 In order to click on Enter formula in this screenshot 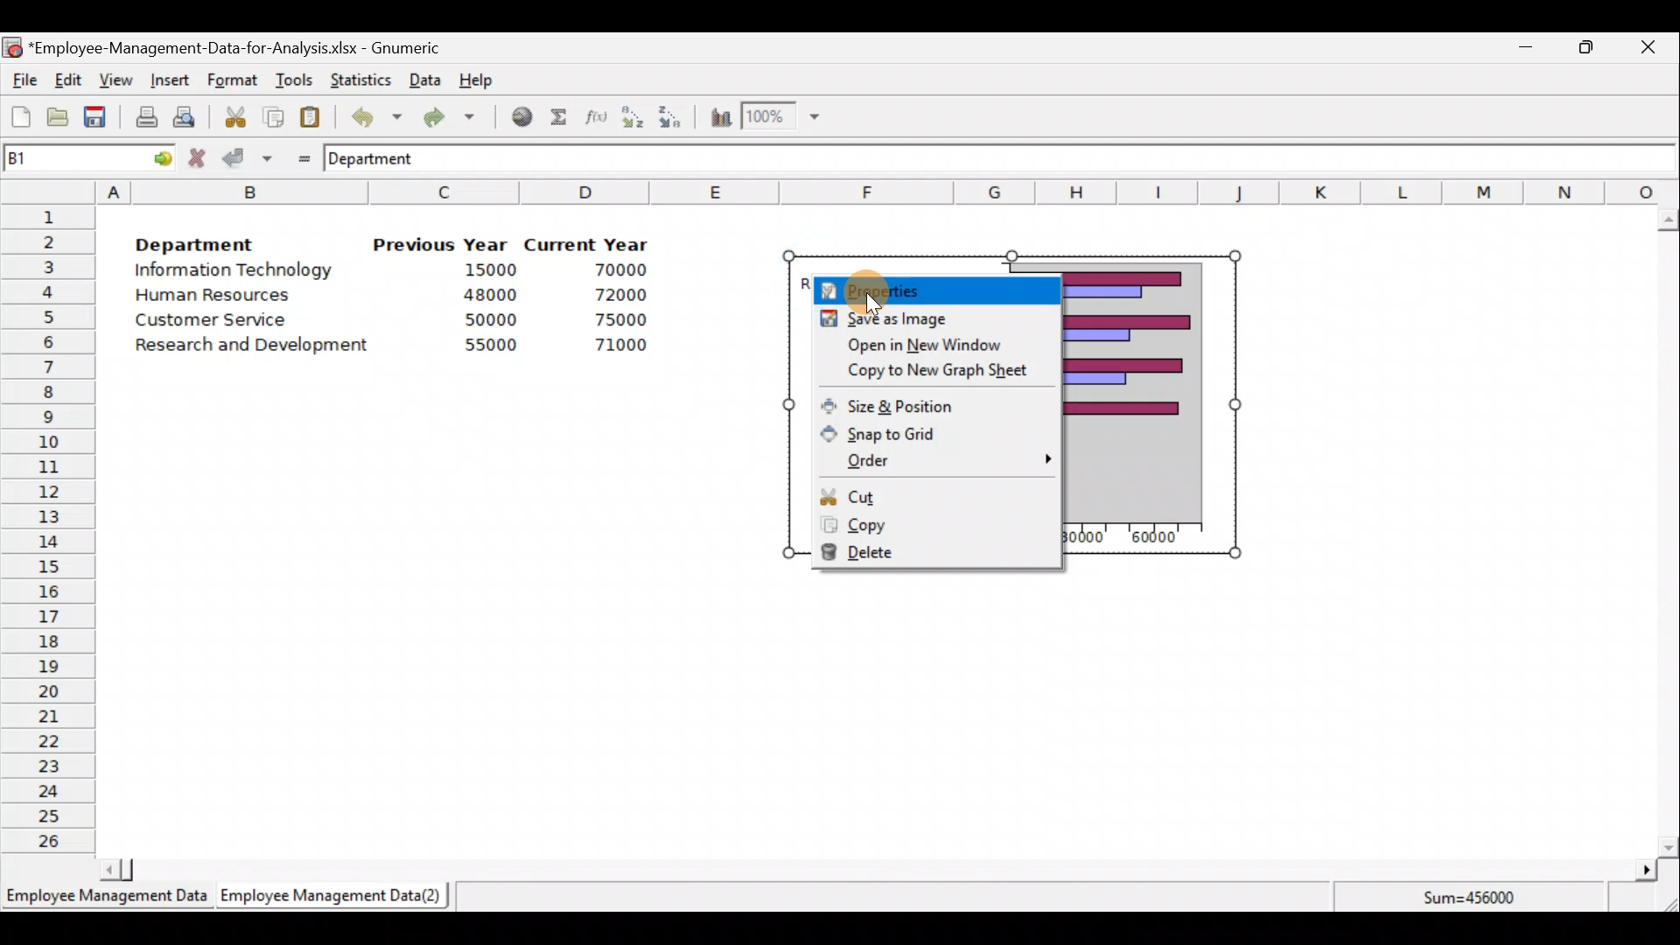, I will do `click(299, 155)`.